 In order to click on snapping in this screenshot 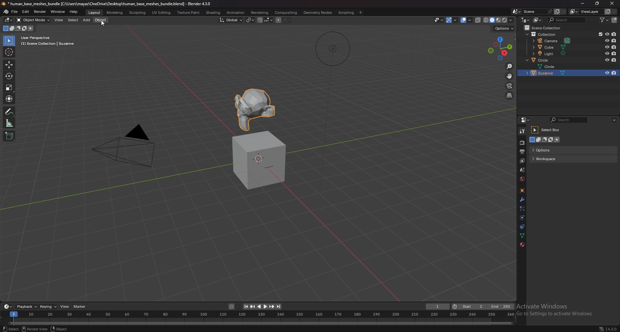, I will do `click(265, 20)`.